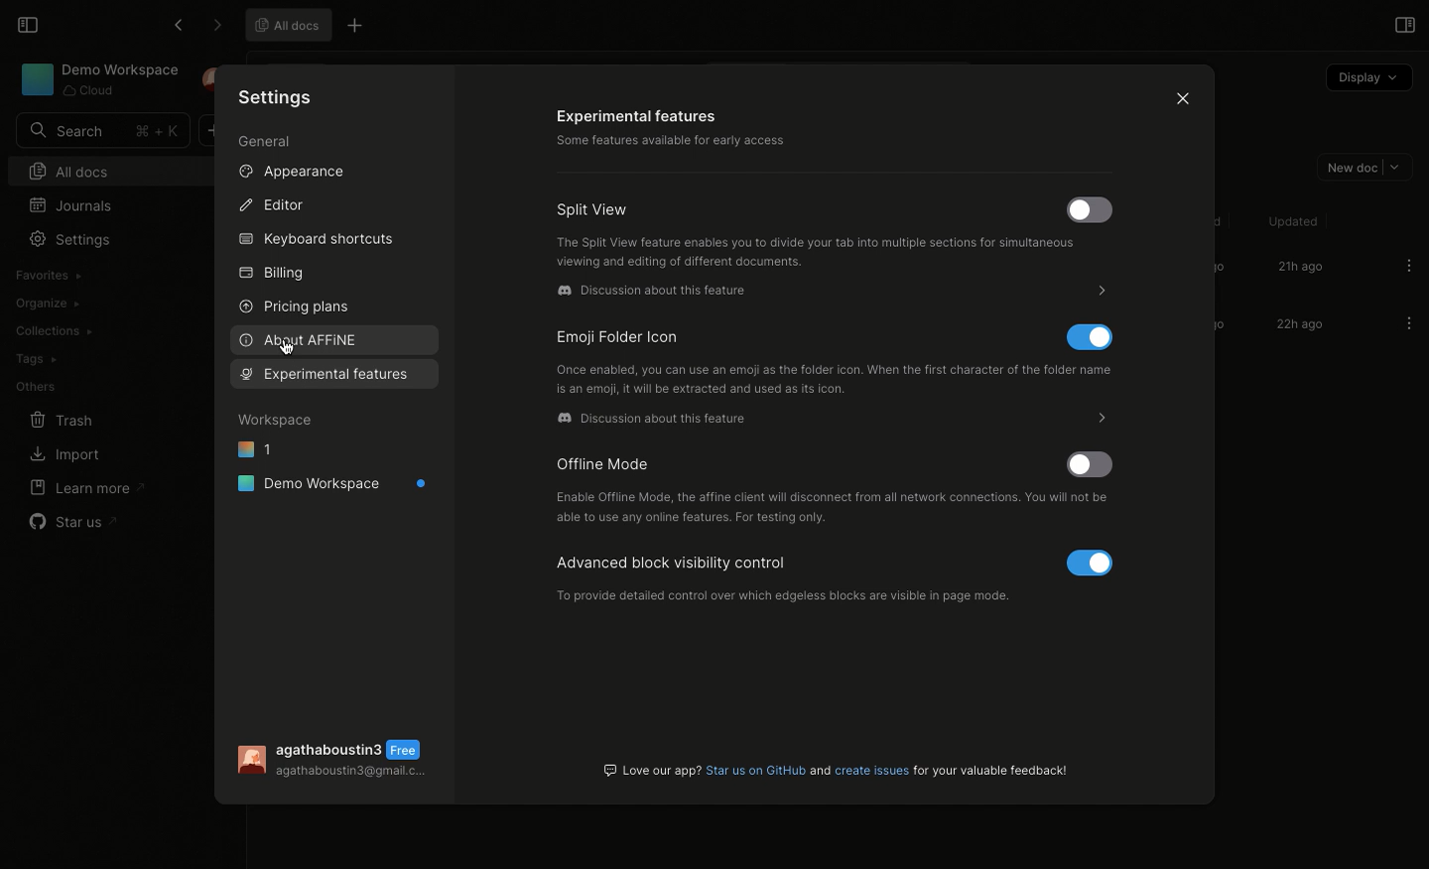 This screenshot has height=869, width=1429. What do you see at coordinates (1299, 268) in the screenshot?
I see `21h ago` at bounding box center [1299, 268].